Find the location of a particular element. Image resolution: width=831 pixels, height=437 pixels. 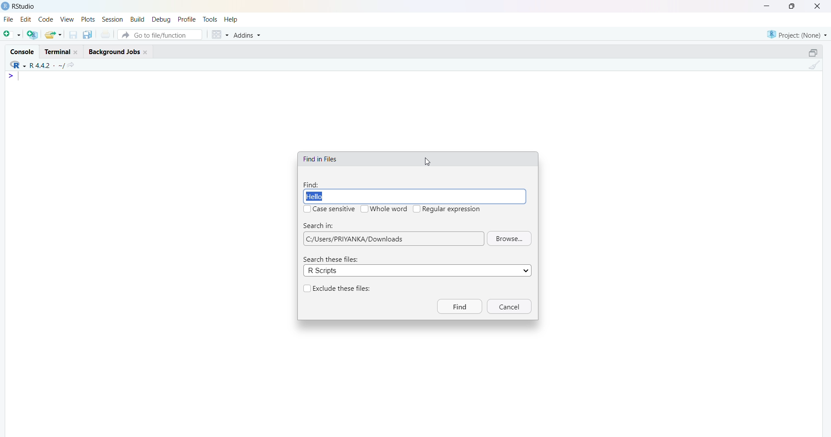

grid is located at coordinates (220, 35).